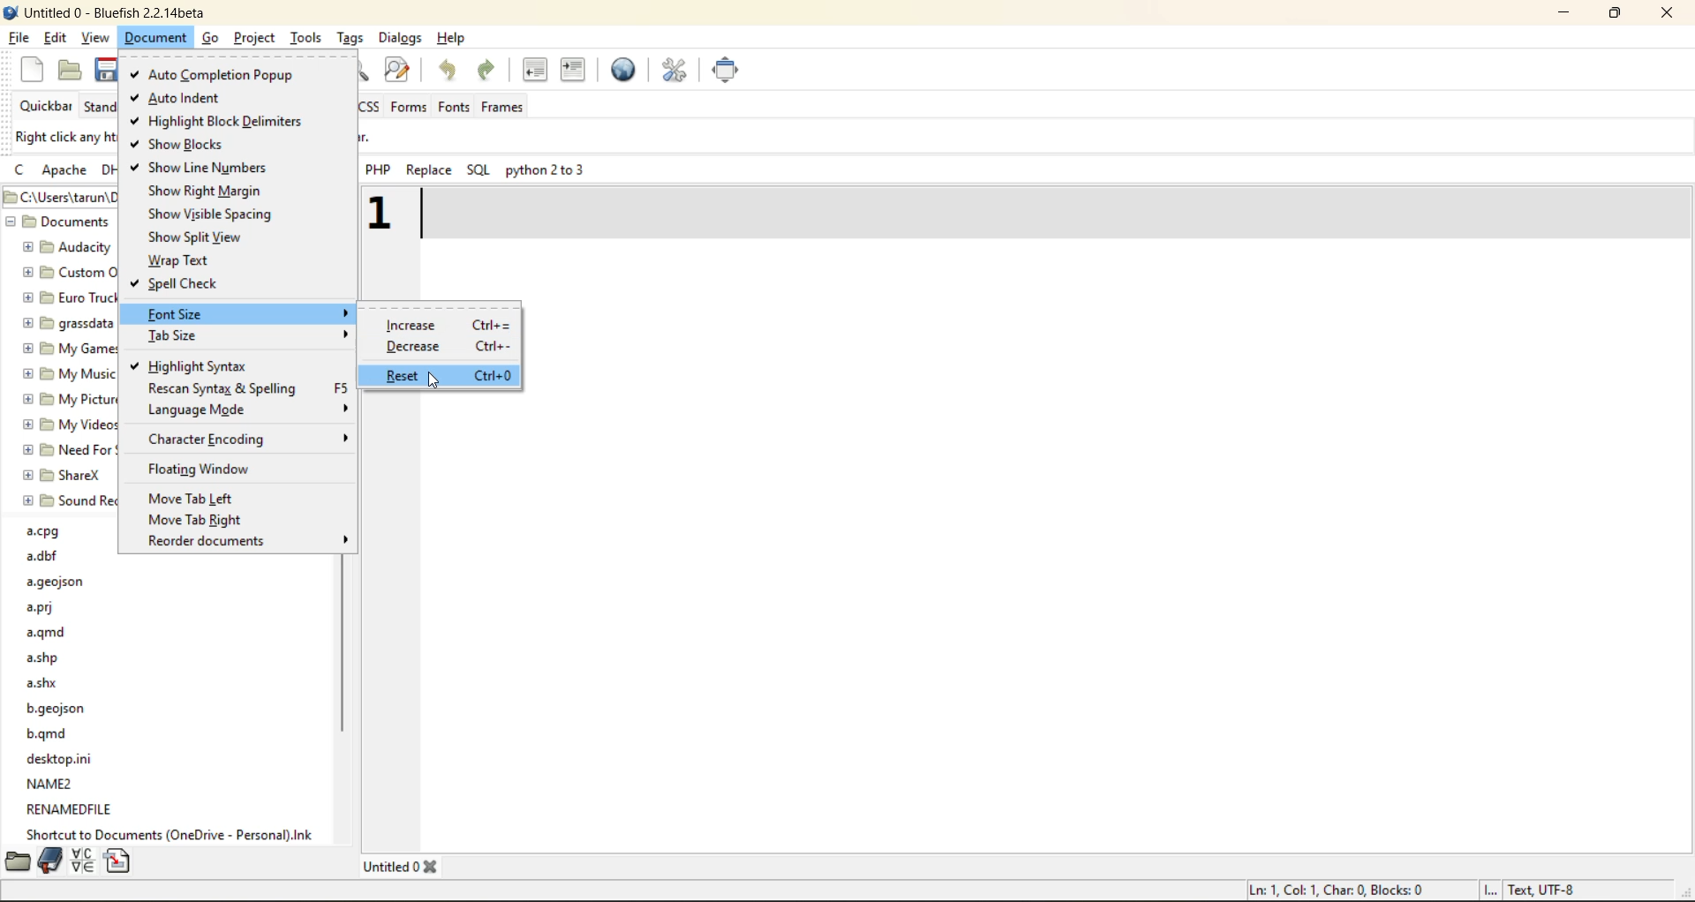  Describe the element at coordinates (453, 39) in the screenshot. I see `help` at that location.